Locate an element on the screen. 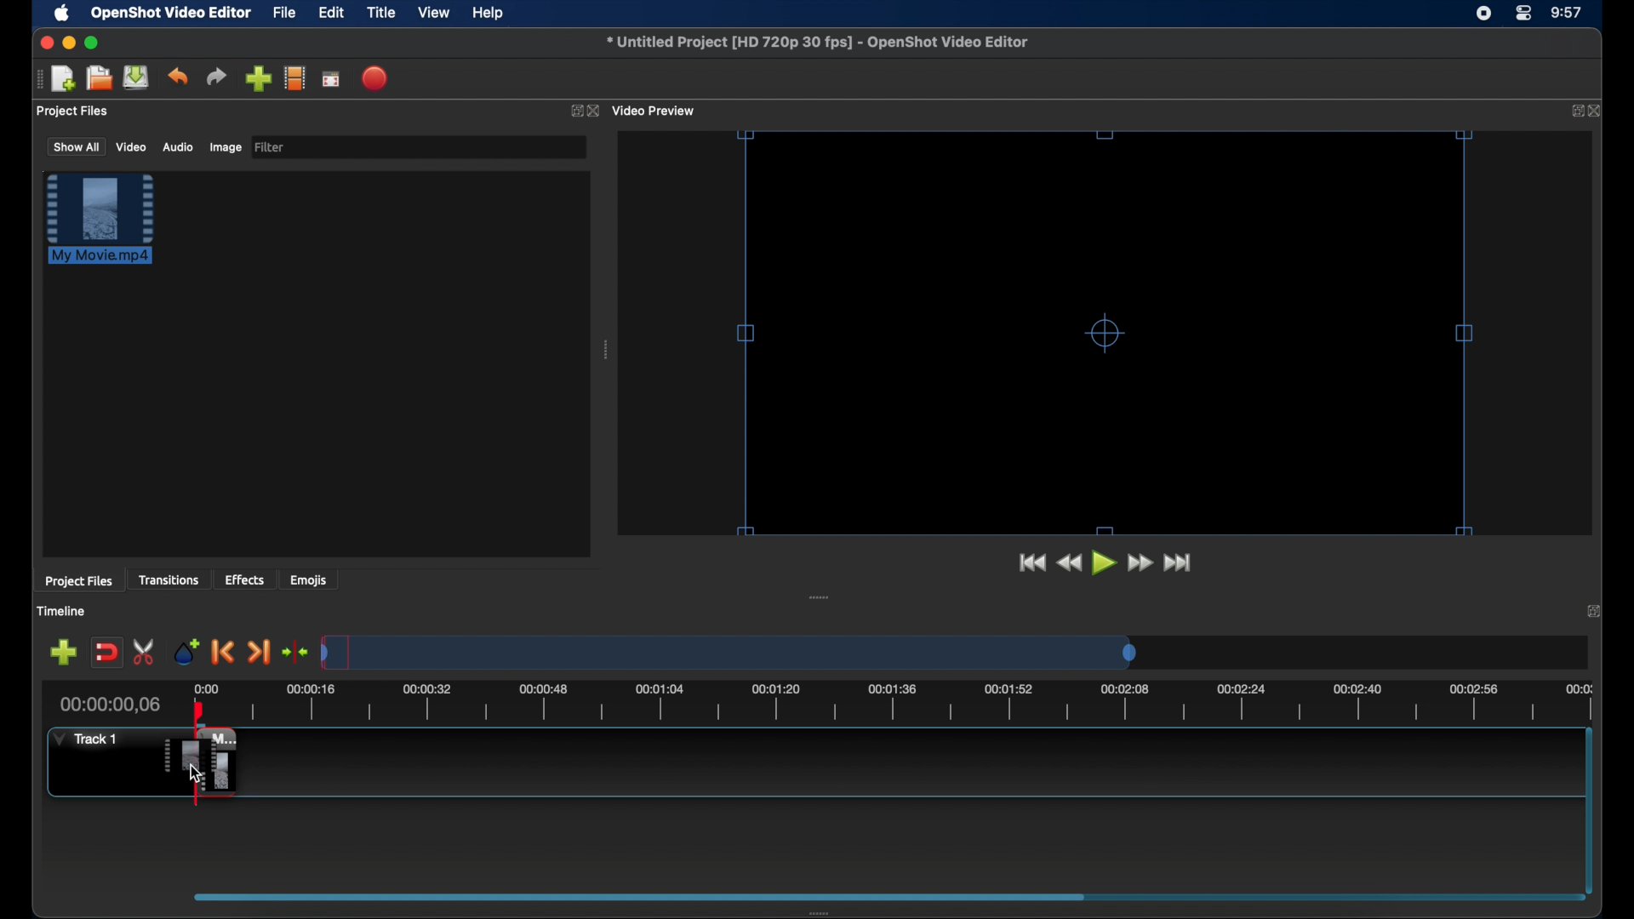 This screenshot has height=919, width=1634. drag handle is located at coordinates (38, 79).